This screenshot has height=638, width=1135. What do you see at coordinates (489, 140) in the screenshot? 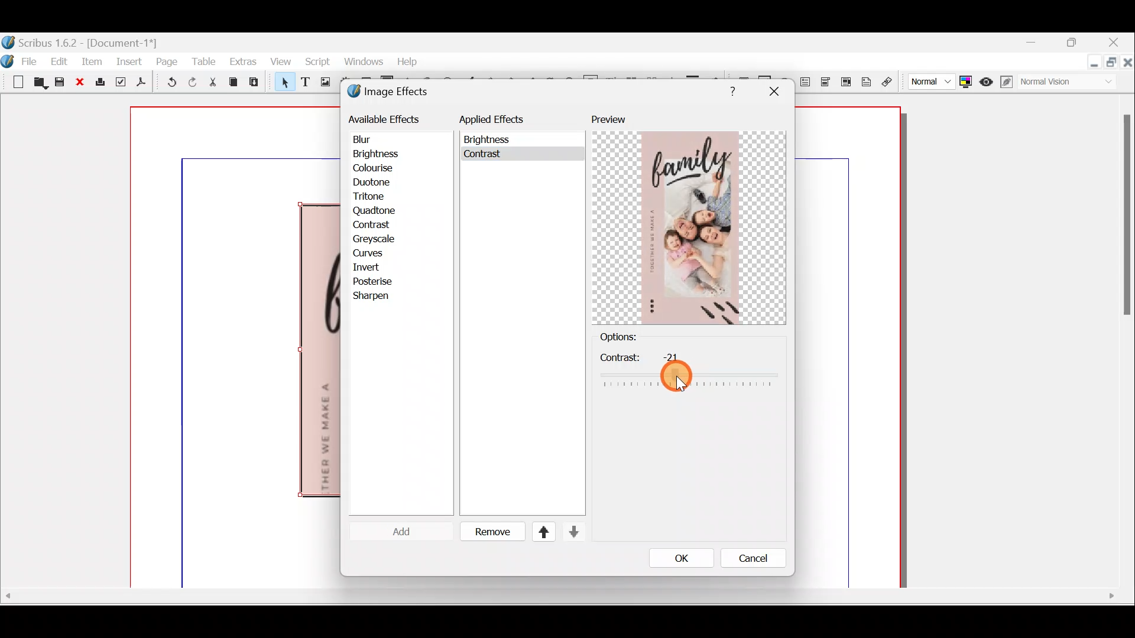
I see `` at bounding box center [489, 140].